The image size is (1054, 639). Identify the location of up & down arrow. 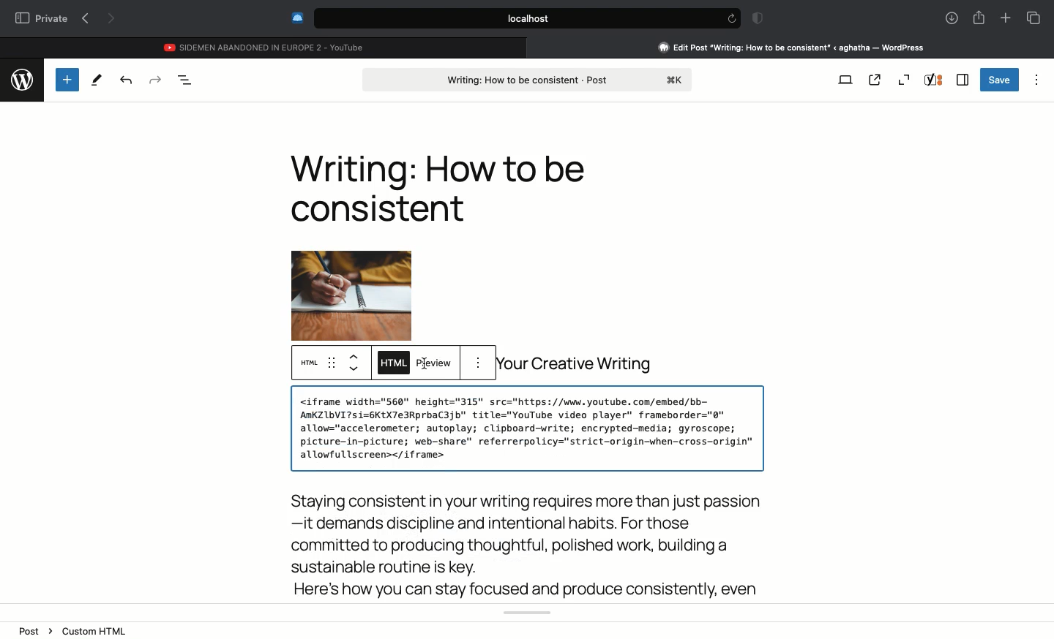
(355, 363).